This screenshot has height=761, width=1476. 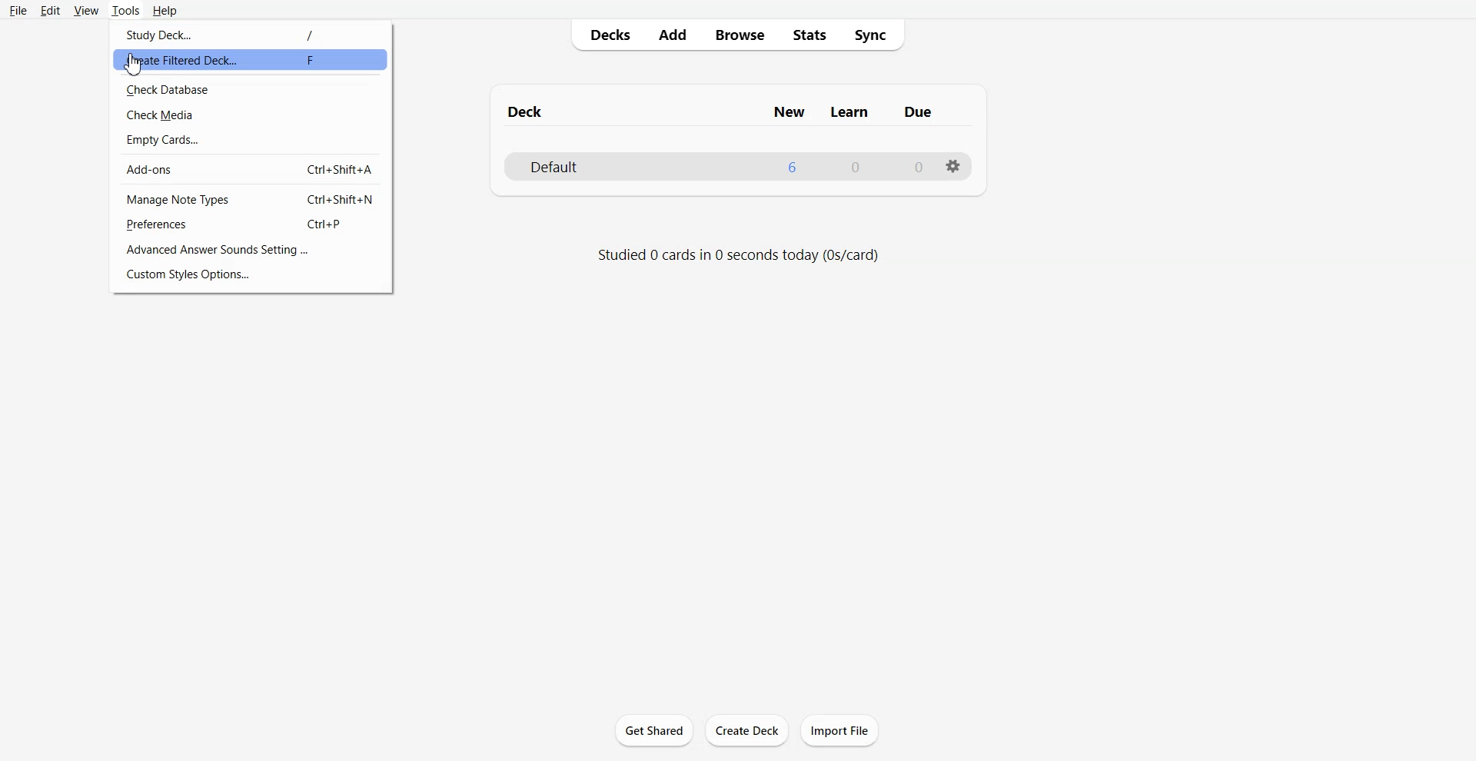 I want to click on Manage Note Types, so click(x=251, y=198).